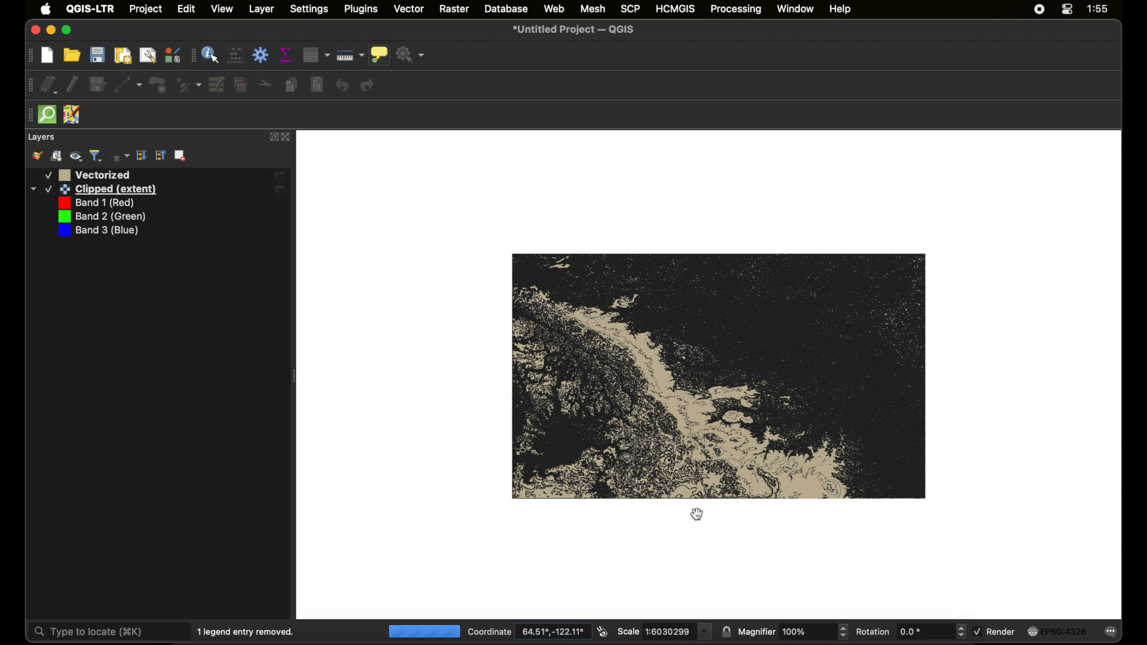 The image size is (1147, 645). What do you see at coordinates (41, 137) in the screenshot?
I see `layers` at bounding box center [41, 137].